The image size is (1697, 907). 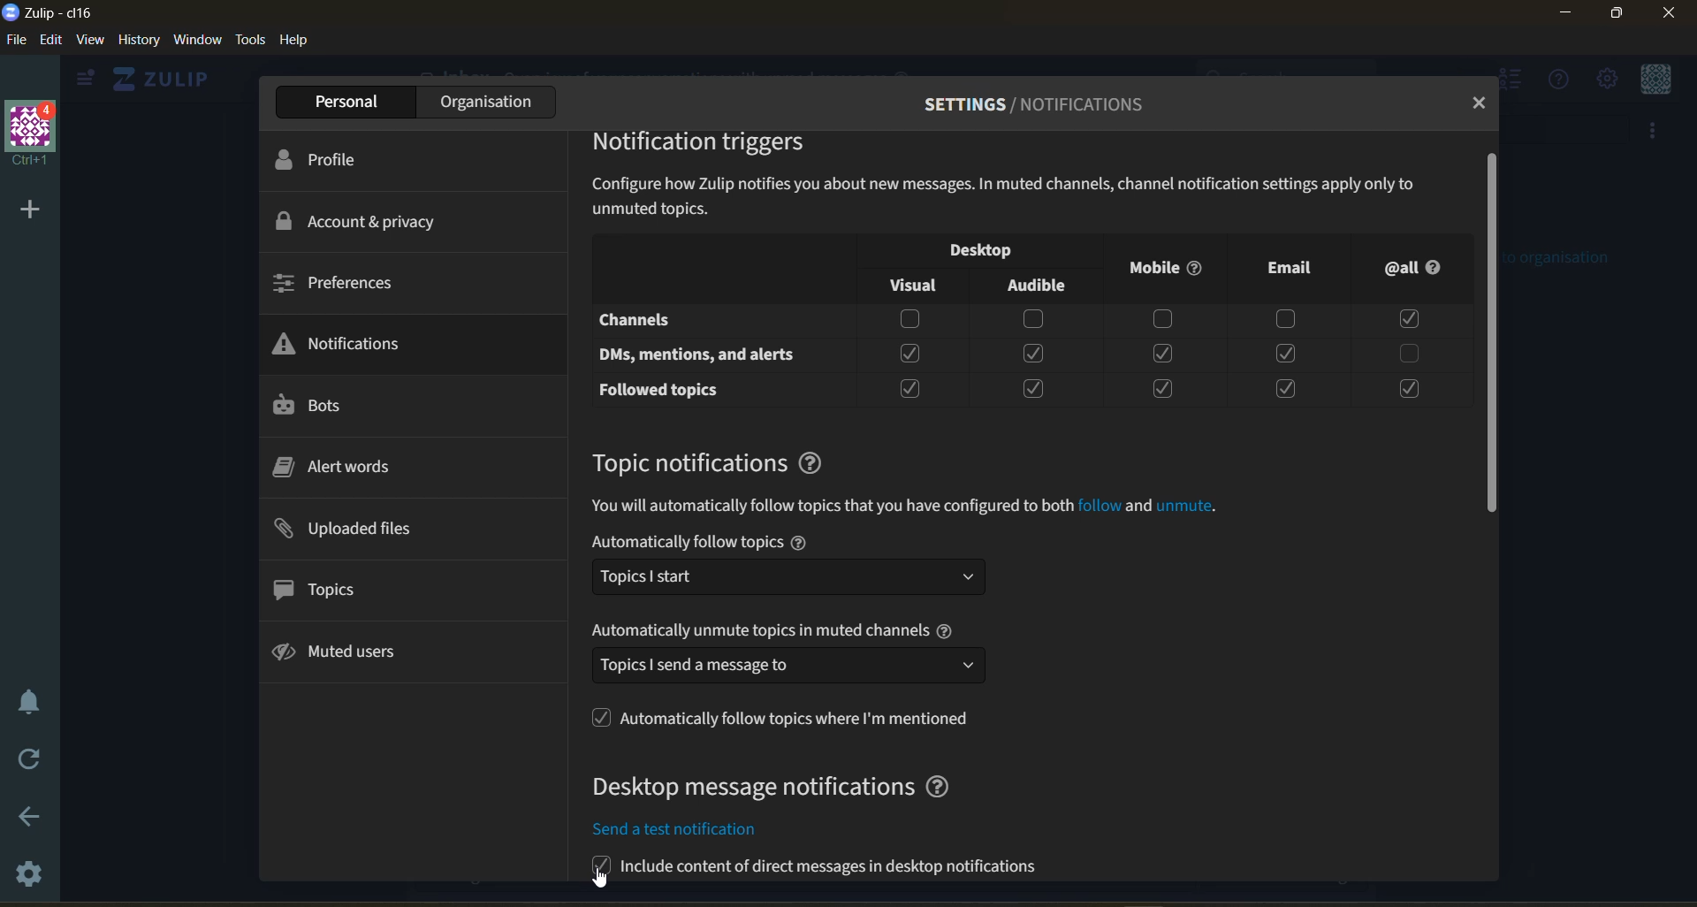 What do you see at coordinates (65, 12) in the screenshot?
I see `app name and organisation name` at bounding box center [65, 12].